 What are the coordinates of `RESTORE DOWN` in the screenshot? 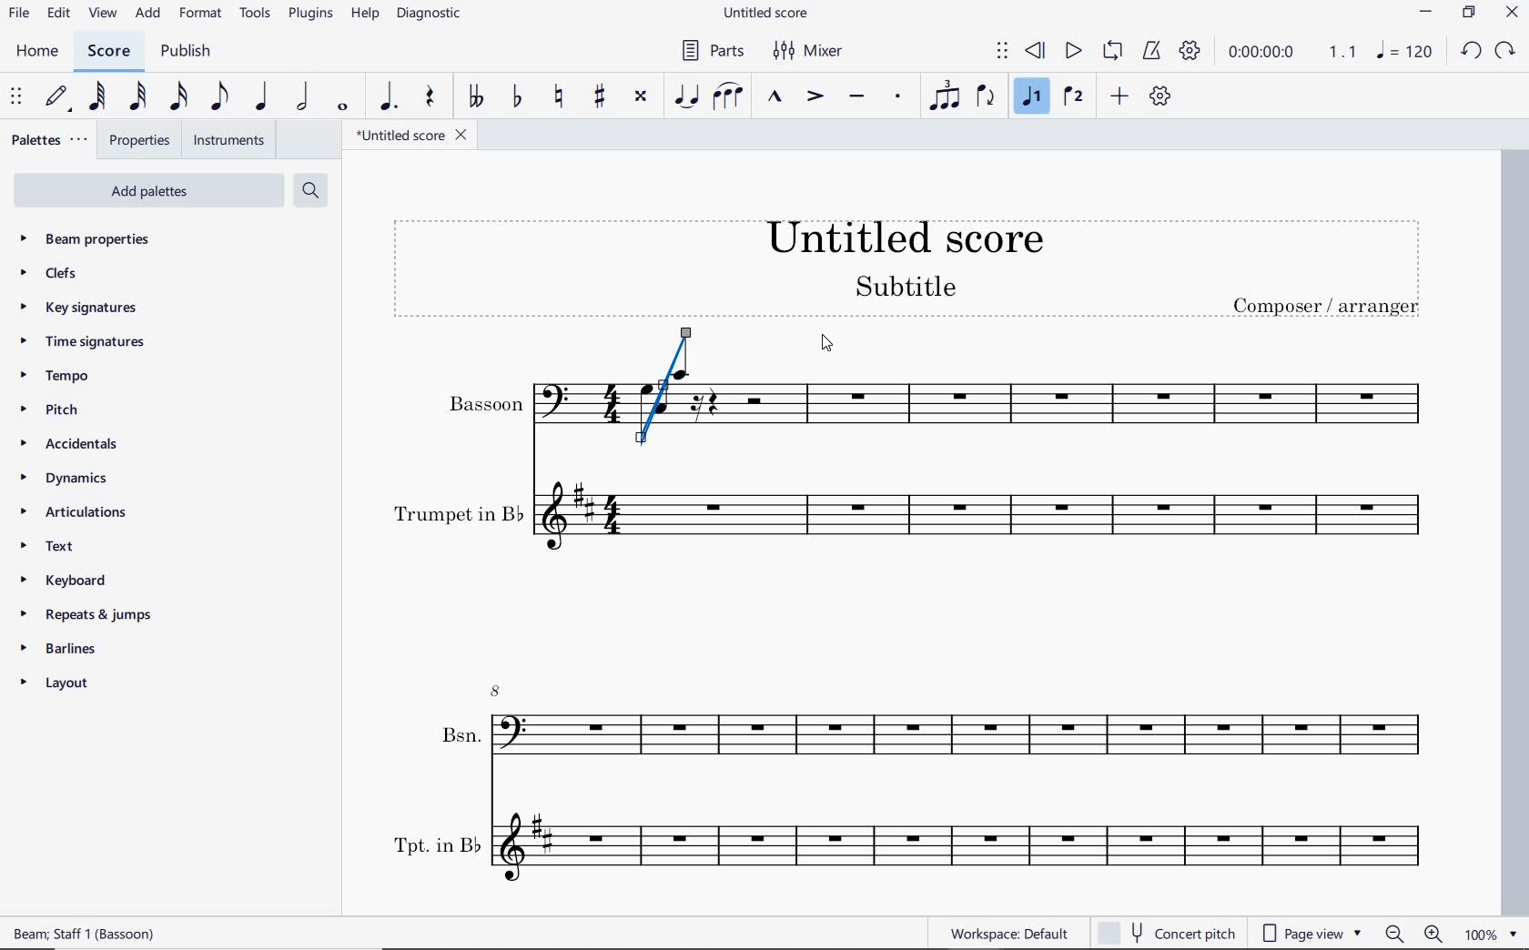 It's located at (1468, 12).